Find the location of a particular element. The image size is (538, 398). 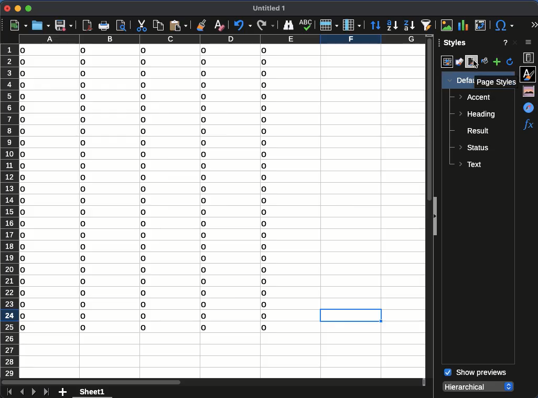

scroll is located at coordinates (535, 259).